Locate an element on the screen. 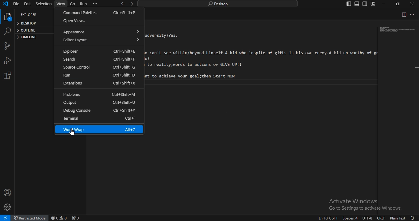 Image resolution: width=419 pixels, height=221 pixels. toggle panel is located at coordinates (357, 4).